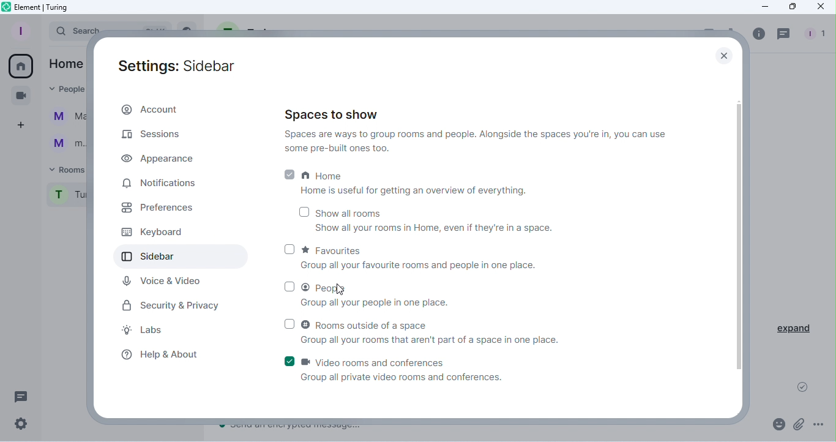 The height and width of the screenshot is (442, 836). Describe the element at coordinates (65, 170) in the screenshot. I see `Rooms` at that location.